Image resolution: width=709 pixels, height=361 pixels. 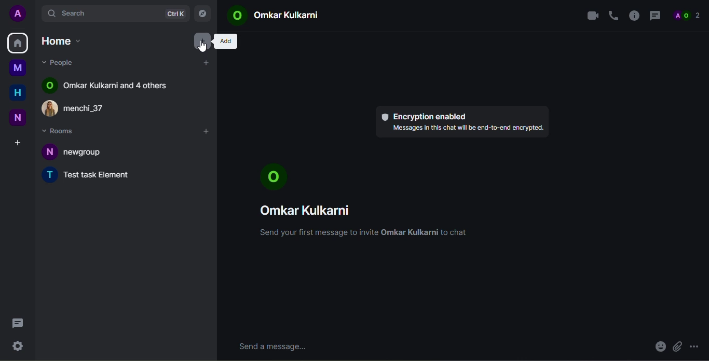 I want to click on more, so click(x=698, y=343).